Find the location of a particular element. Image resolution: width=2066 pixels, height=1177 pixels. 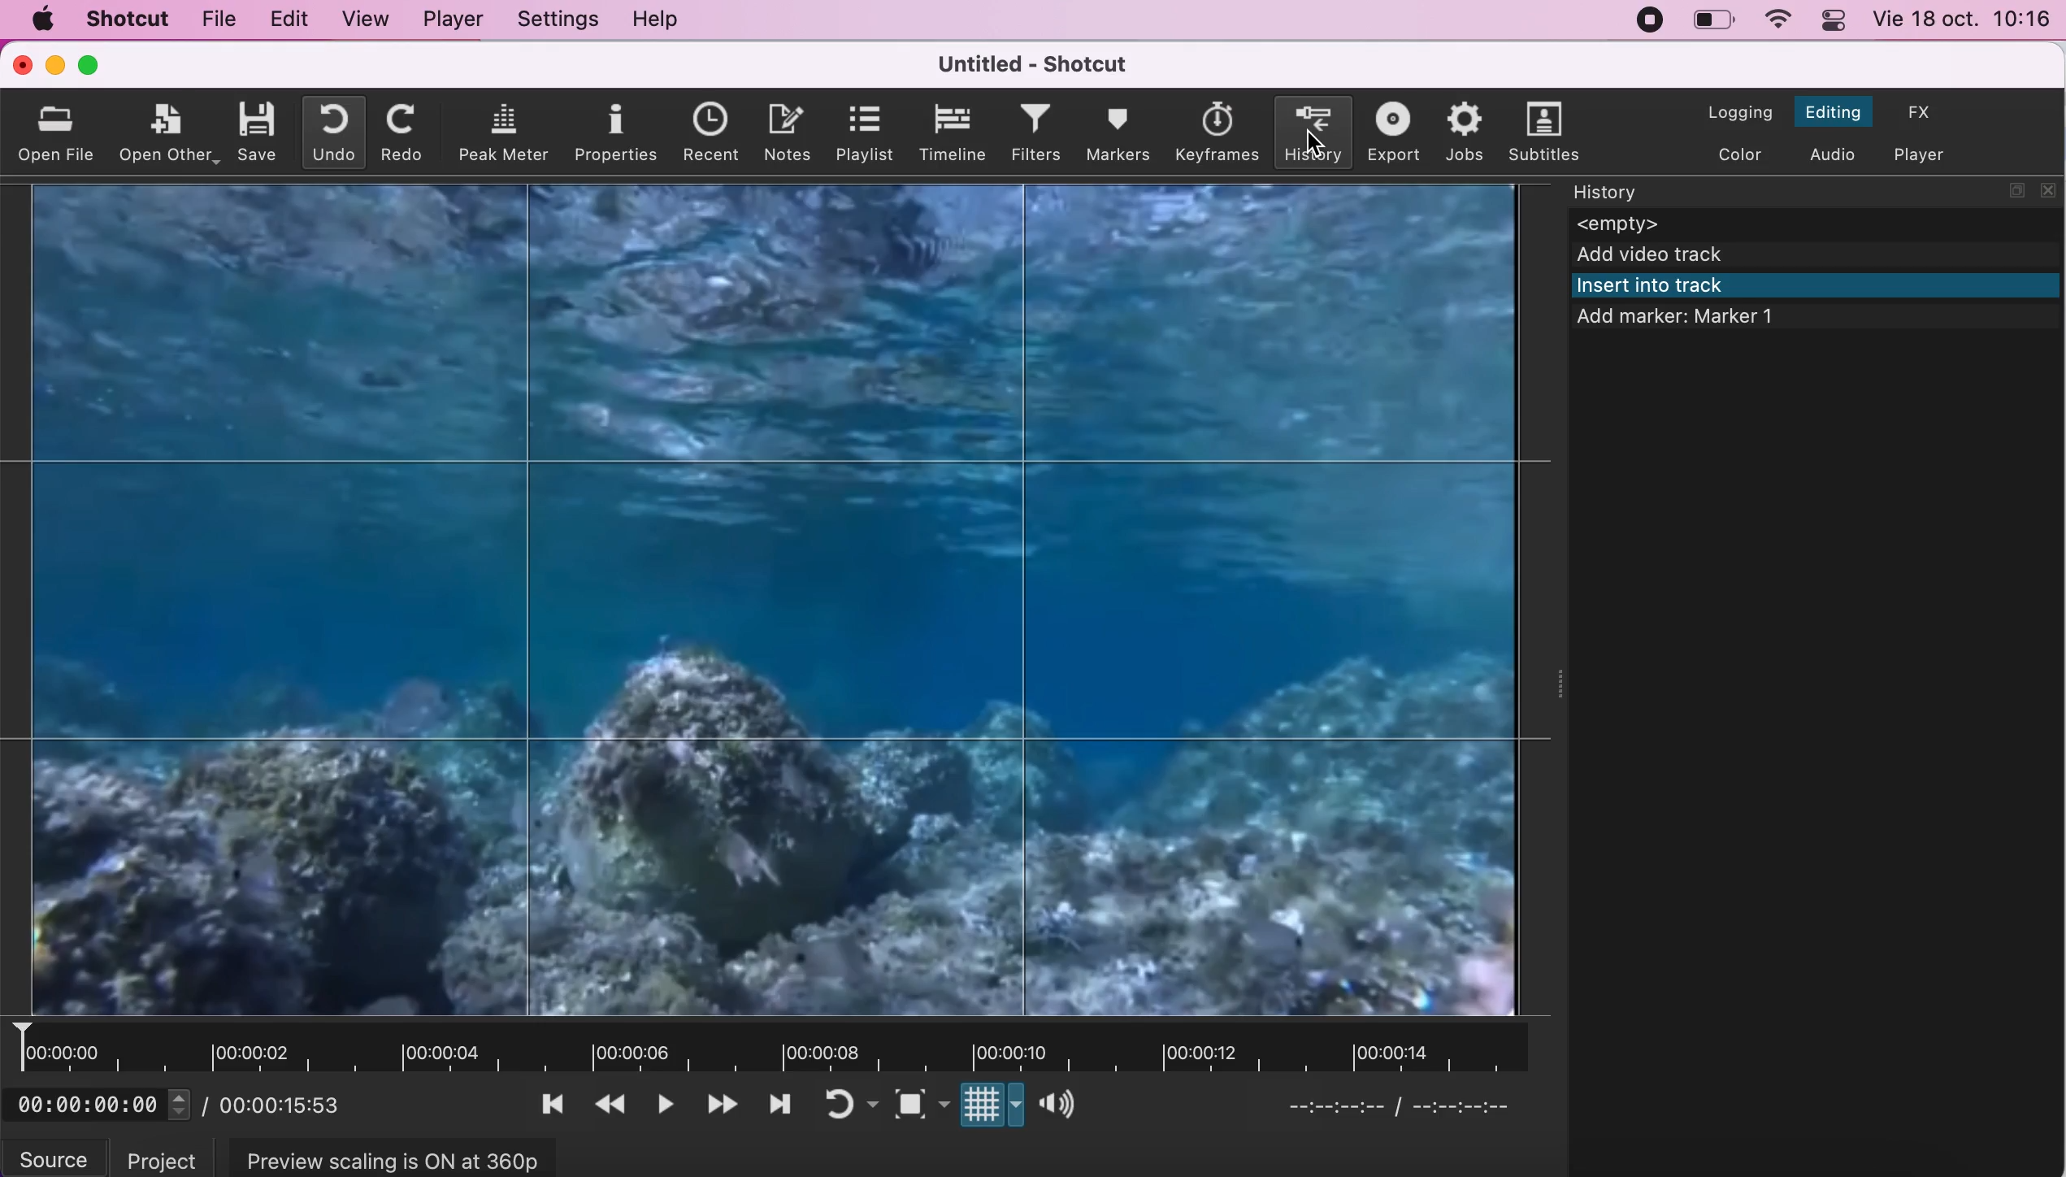

minimize is located at coordinates (54, 67).